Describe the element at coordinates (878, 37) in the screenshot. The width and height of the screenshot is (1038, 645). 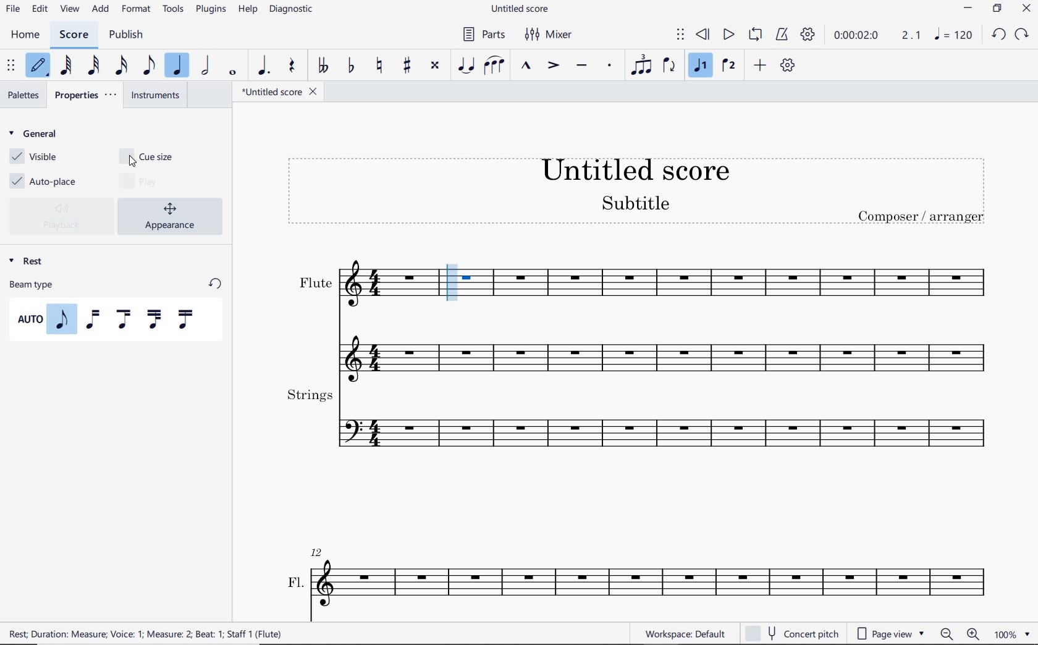
I see `PLAY TIME` at that location.